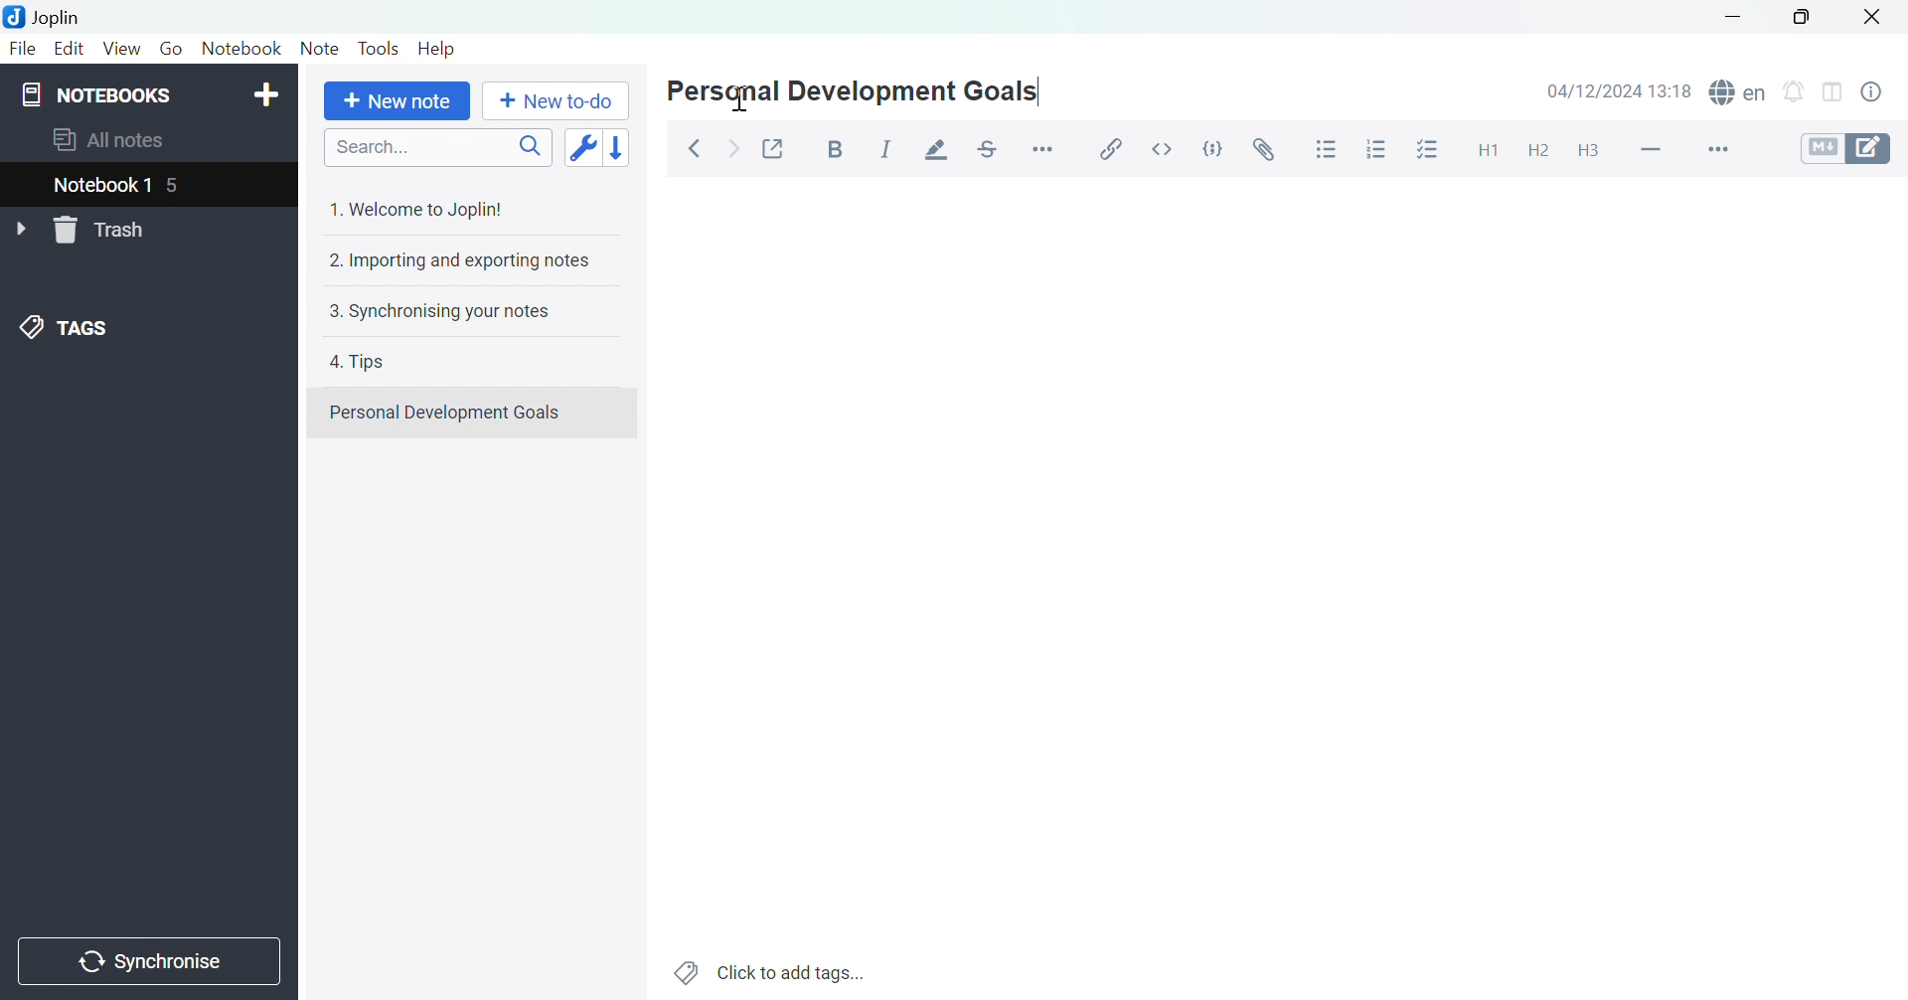  What do you see at coordinates (424, 209) in the screenshot?
I see `1. Welcome to Joplin!` at bounding box center [424, 209].